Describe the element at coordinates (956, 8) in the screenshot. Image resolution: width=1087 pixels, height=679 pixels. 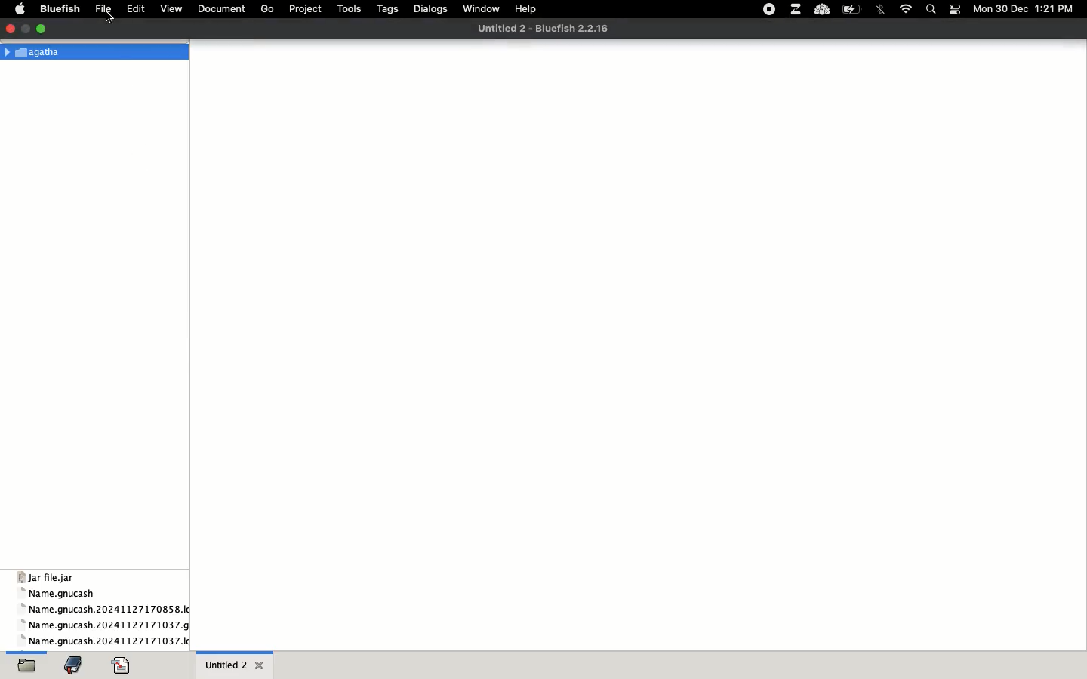
I see `notification` at that location.